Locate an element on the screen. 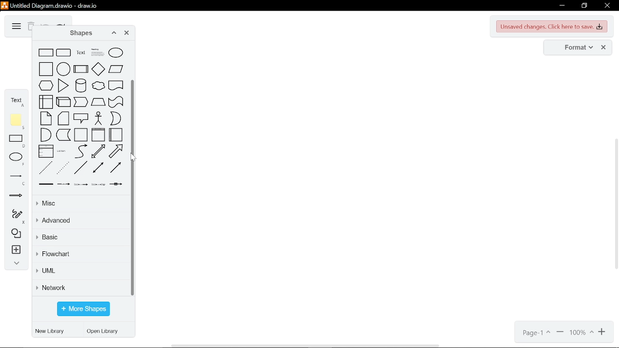 This screenshot has width=619, height=348. rounded rectangle is located at coordinates (64, 53).